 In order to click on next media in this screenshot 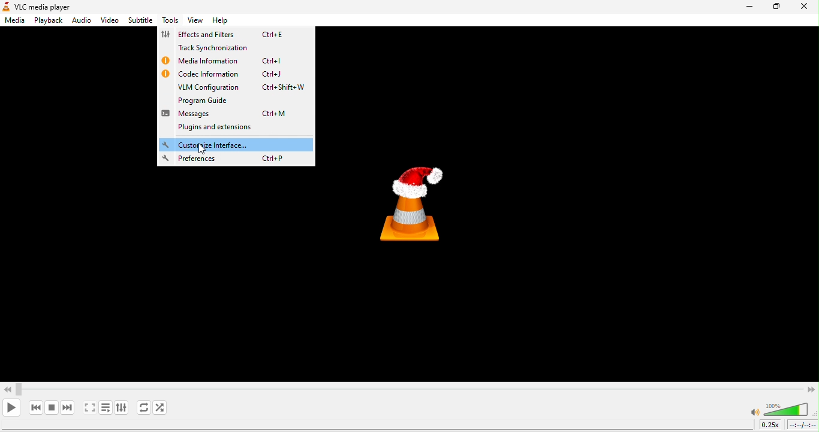, I will do `click(67, 407)`.